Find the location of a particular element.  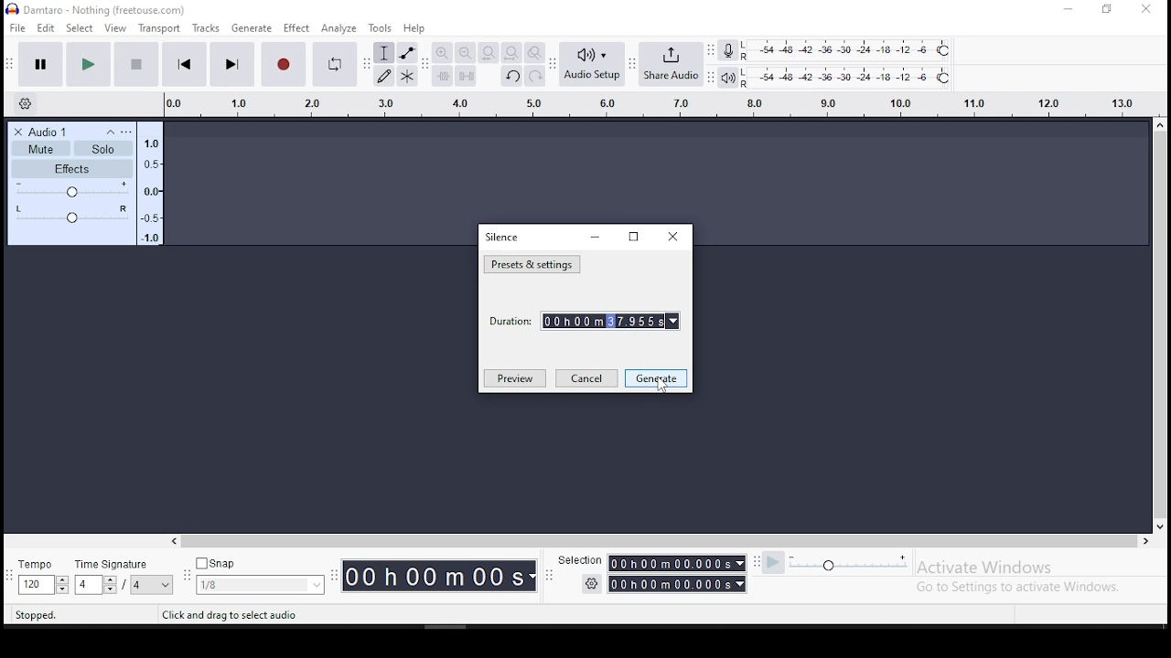

close window is located at coordinates (1148, 9).